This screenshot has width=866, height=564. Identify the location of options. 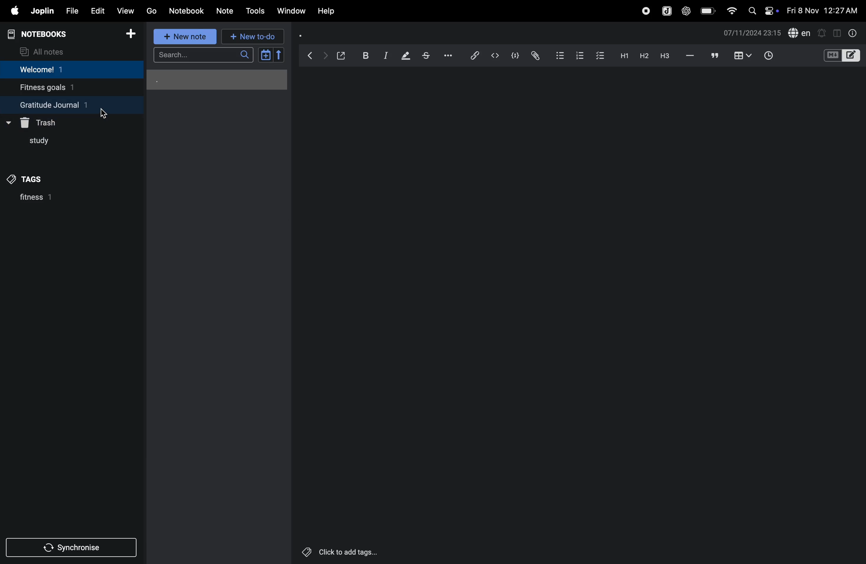
(451, 55).